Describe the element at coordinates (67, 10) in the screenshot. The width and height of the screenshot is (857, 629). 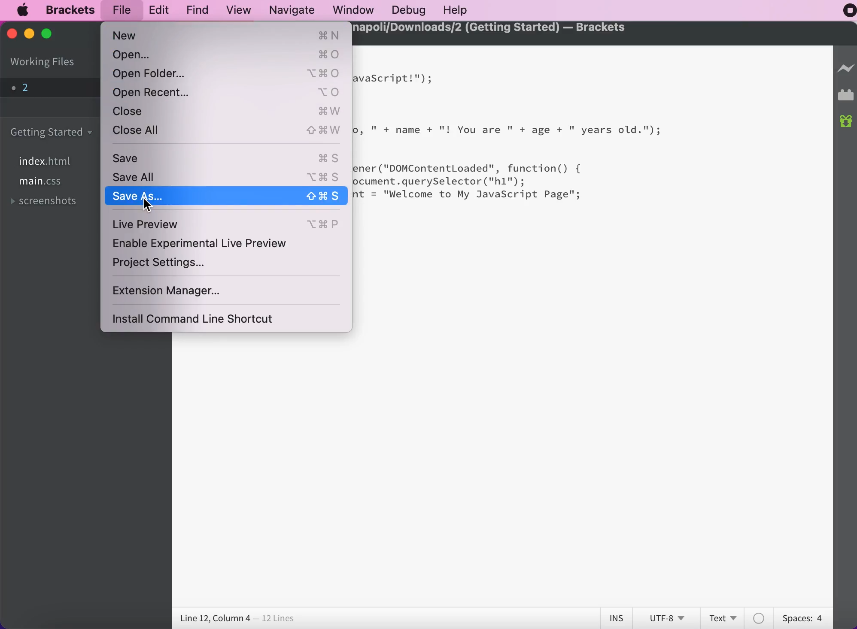
I see `brackets` at that location.